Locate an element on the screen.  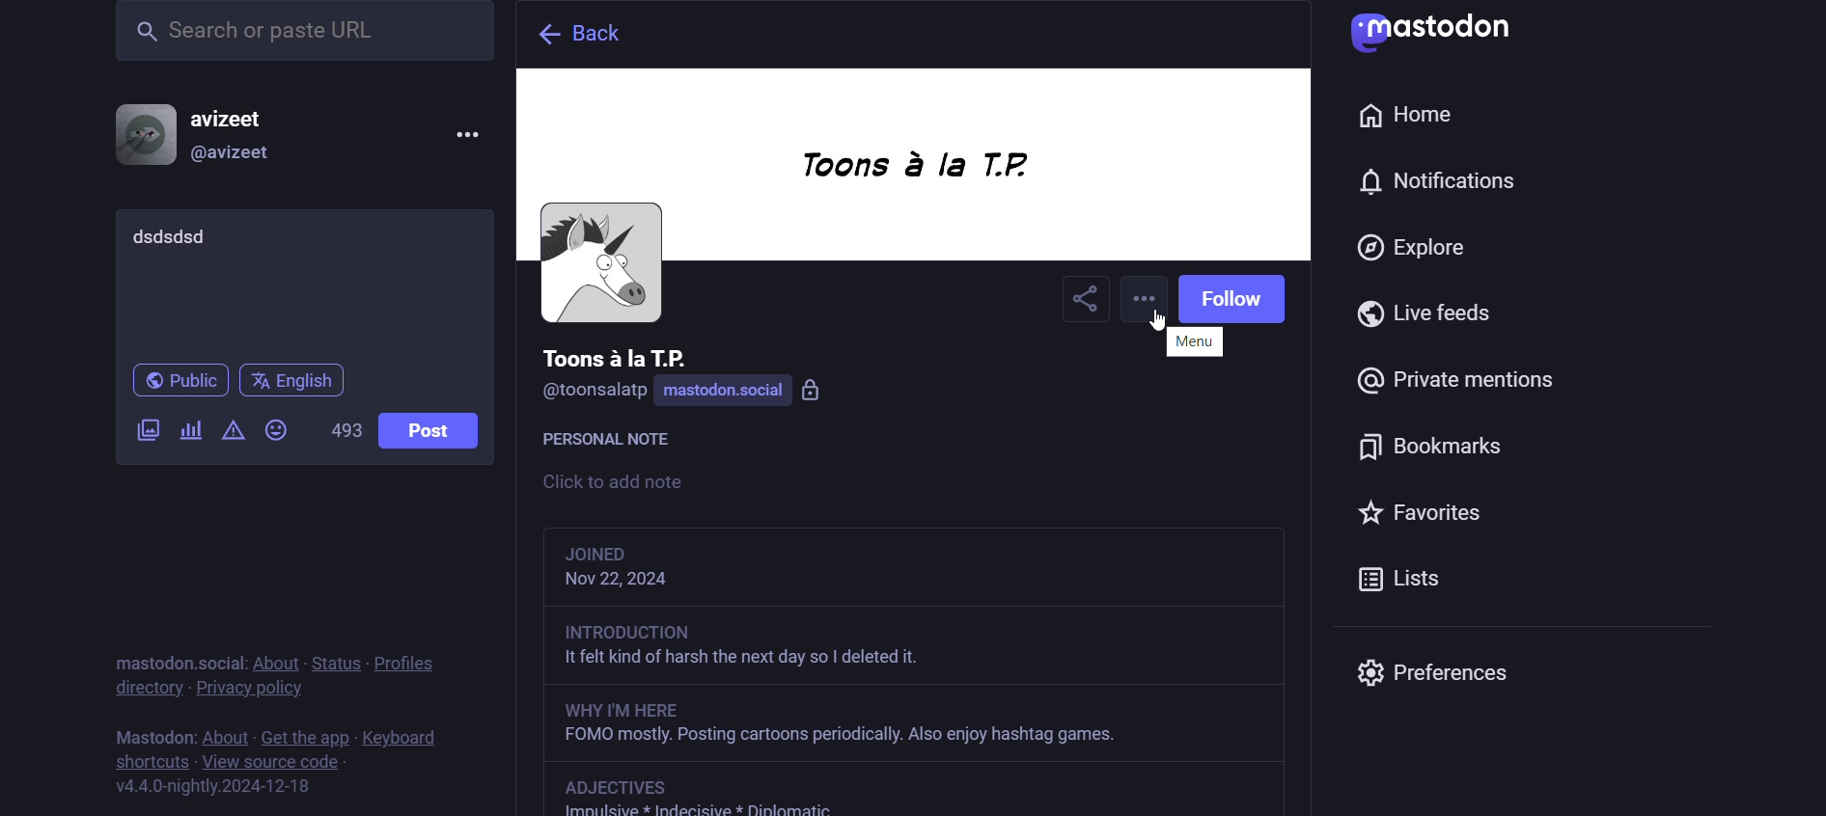
word limit is located at coordinates (344, 436).